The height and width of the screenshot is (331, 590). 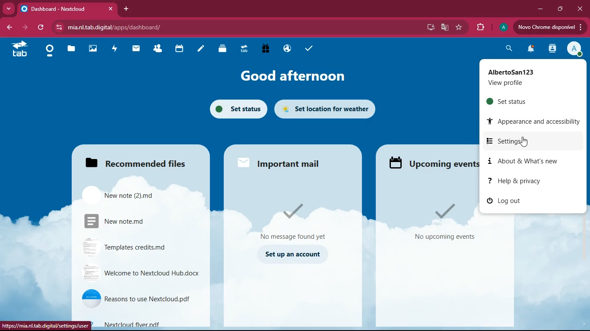 What do you see at coordinates (581, 9) in the screenshot?
I see `close` at bounding box center [581, 9].